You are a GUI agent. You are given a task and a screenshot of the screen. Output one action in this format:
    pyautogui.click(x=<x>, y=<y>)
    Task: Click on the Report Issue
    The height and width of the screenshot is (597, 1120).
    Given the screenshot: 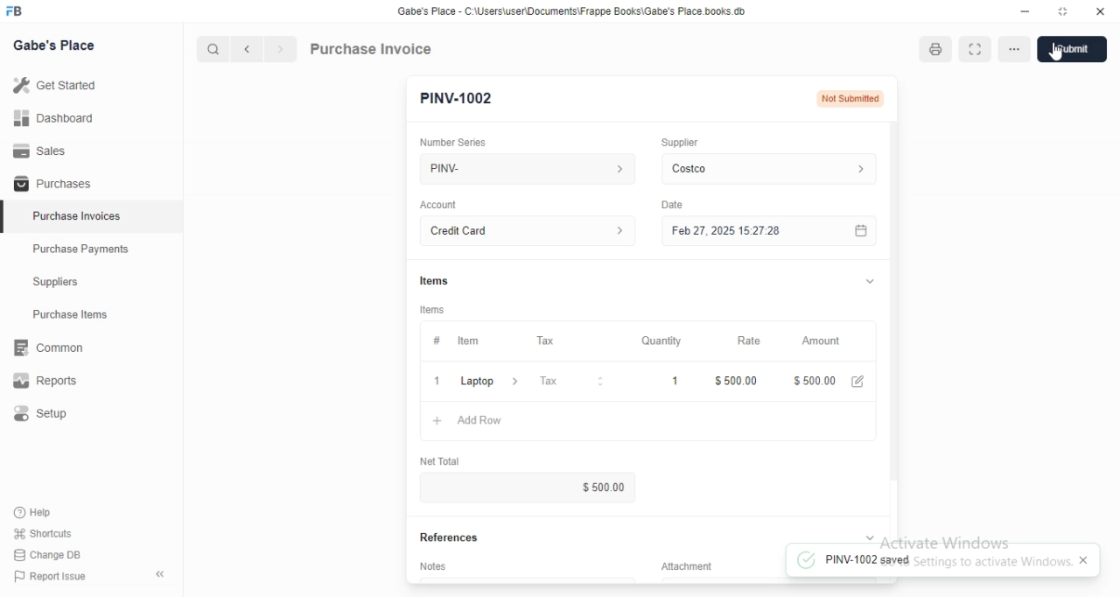 What is the action you would take?
    pyautogui.click(x=51, y=576)
    